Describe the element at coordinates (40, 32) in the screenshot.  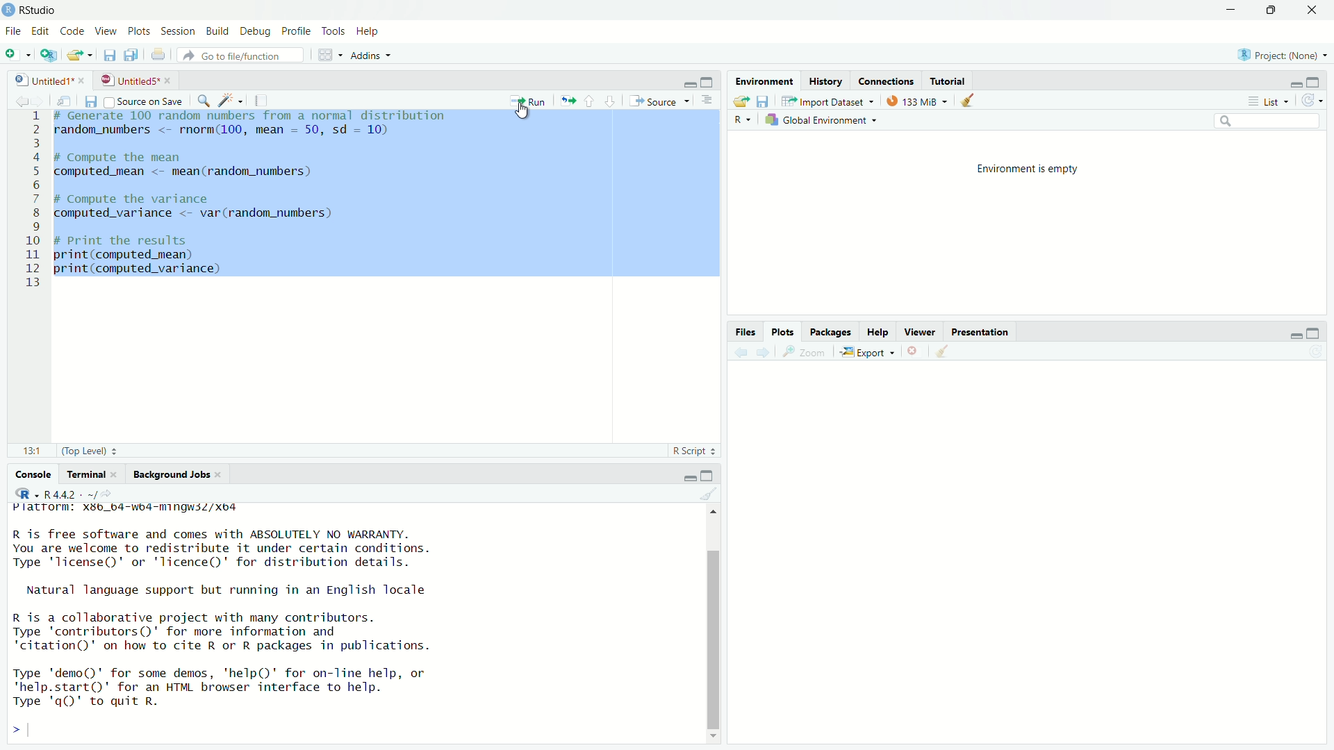
I see `edit` at that location.